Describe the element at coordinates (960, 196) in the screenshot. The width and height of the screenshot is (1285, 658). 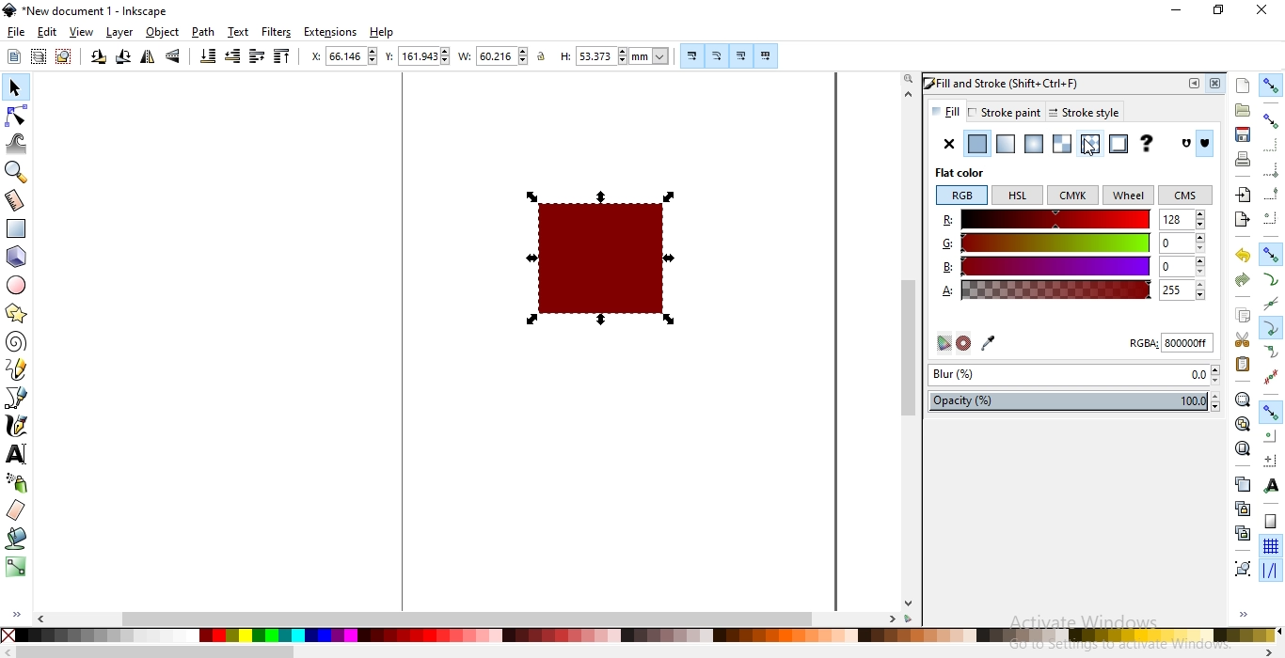
I see `RGB` at that location.